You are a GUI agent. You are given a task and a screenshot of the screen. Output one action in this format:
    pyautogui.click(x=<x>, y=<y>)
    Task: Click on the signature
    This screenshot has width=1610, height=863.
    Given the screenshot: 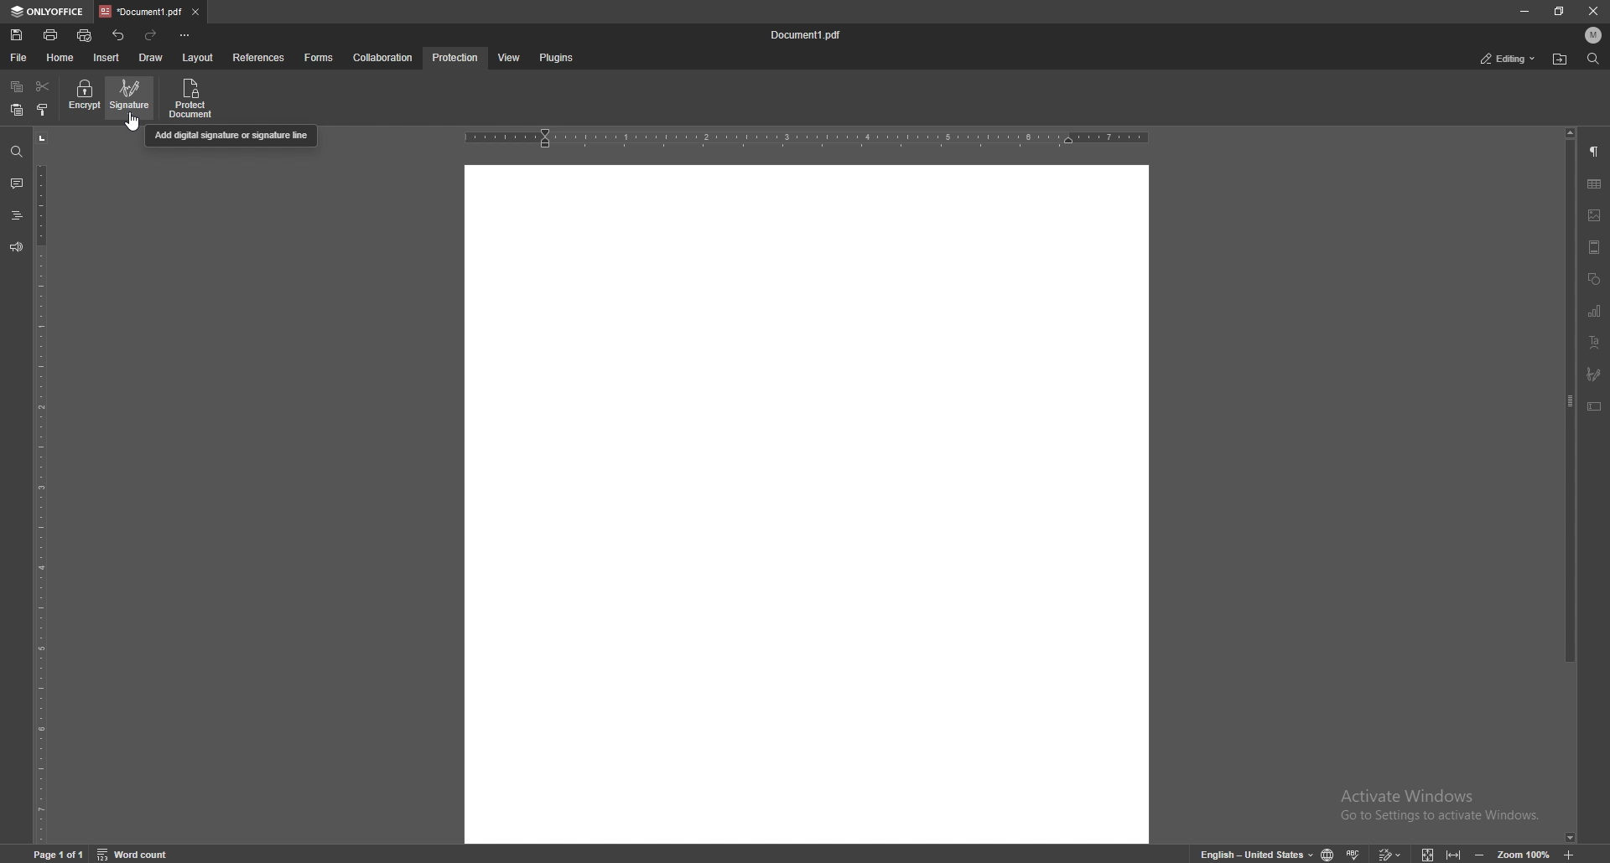 What is the action you would take?
    pyautogui.click(x=1594, y=375)
    